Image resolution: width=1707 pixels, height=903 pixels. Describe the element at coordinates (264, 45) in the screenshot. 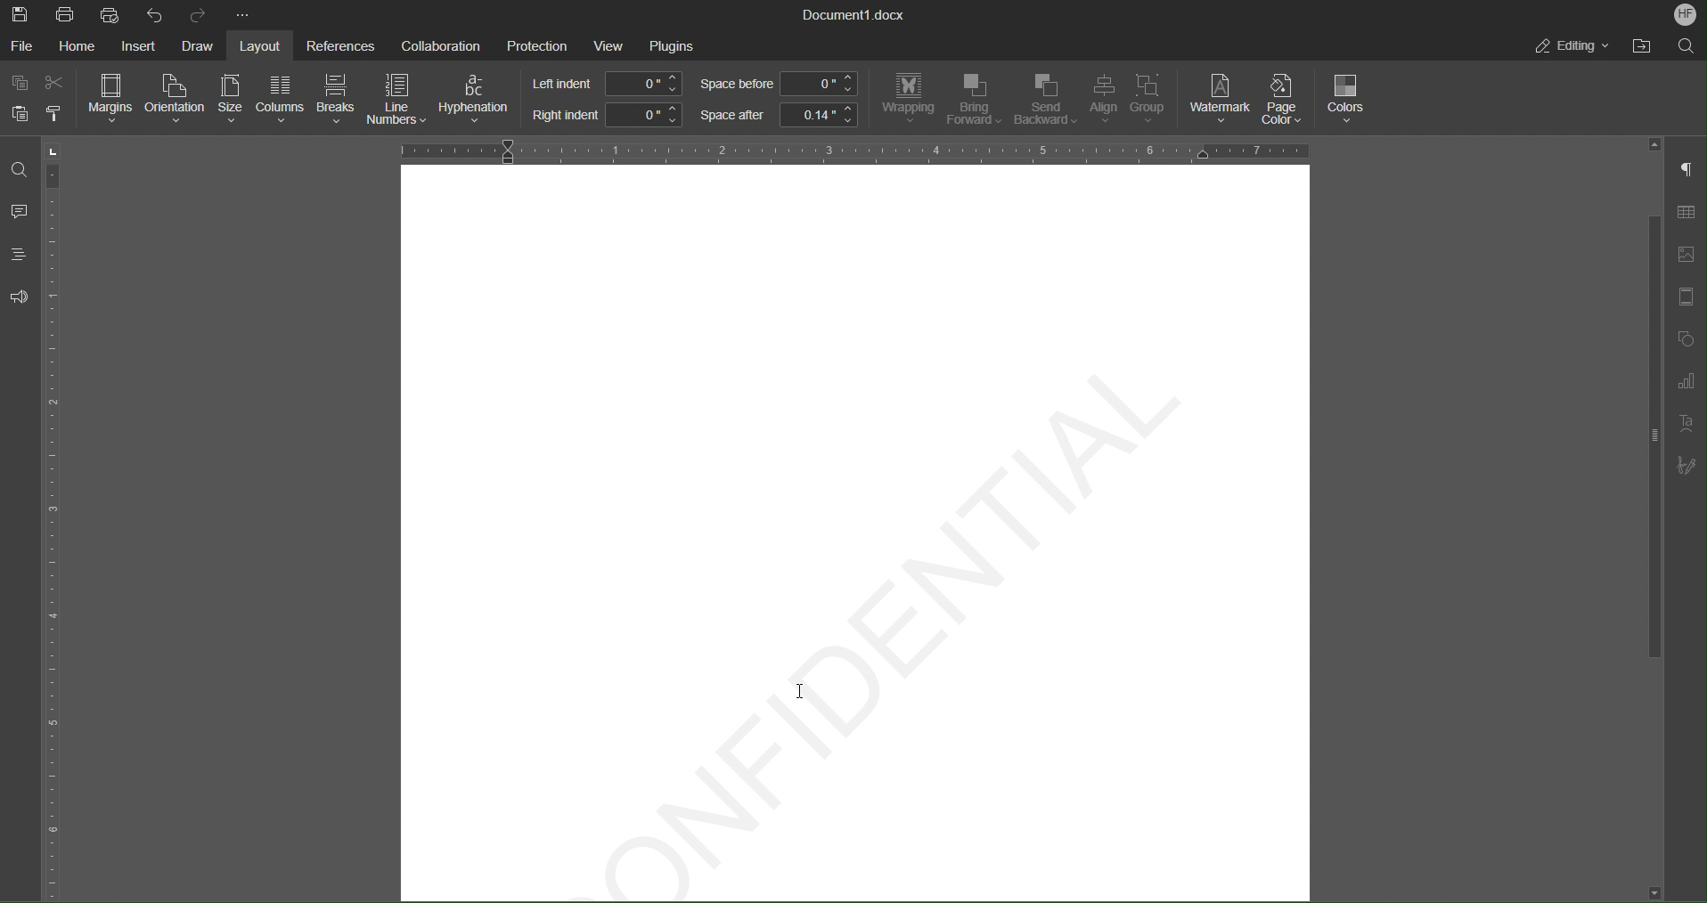

I see `Layout` at that location.